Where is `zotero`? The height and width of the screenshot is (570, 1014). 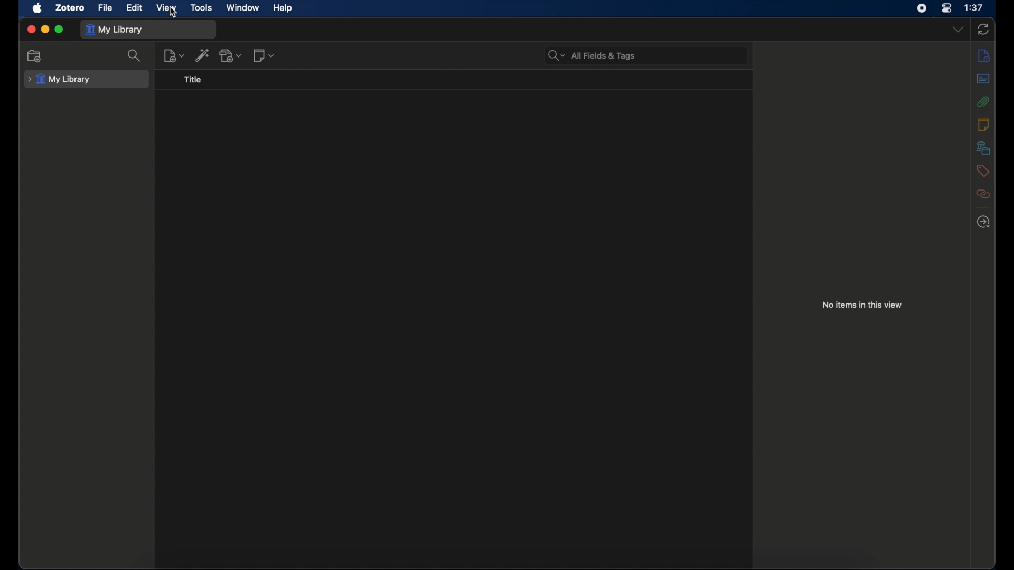 zotero is located at coordinates (71, 7).